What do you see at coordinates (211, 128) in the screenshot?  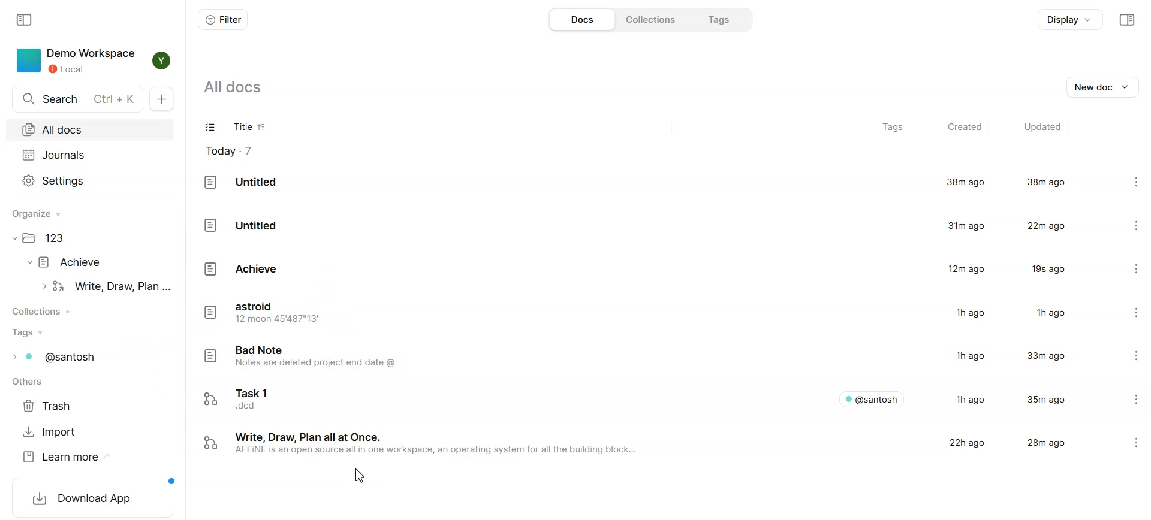 I see `Checklist` at bounding box center [211, 128].